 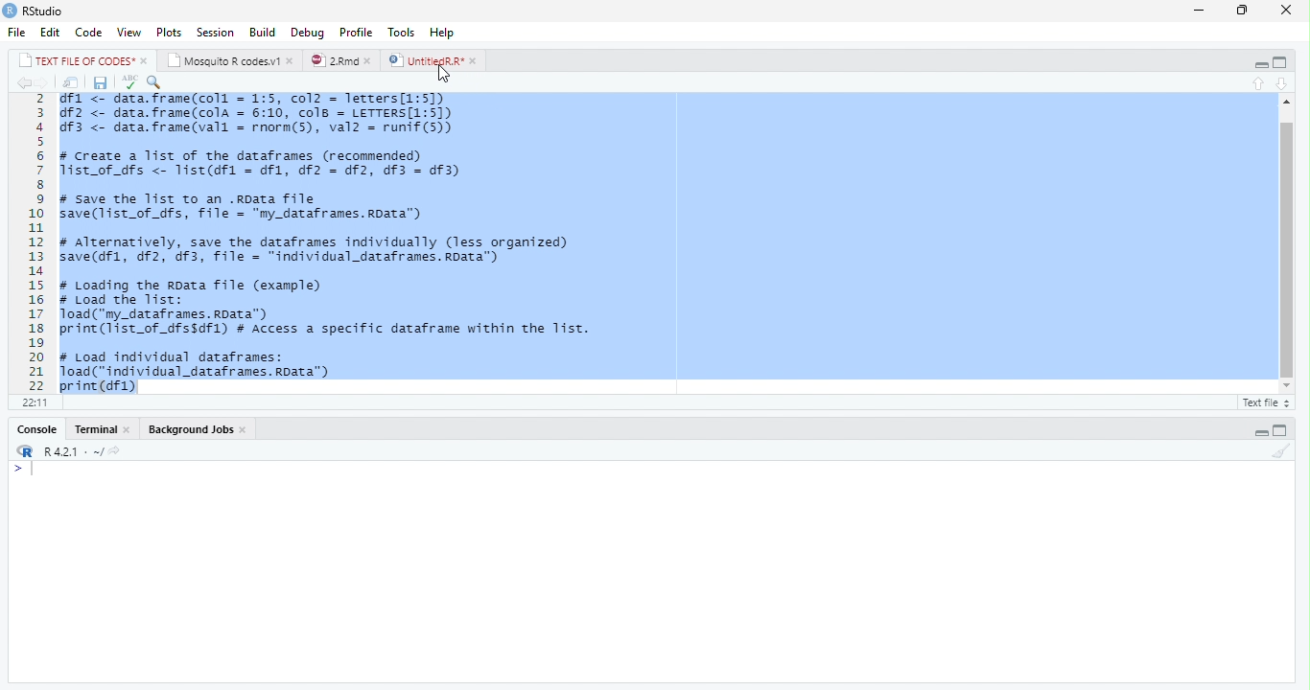 I want to click on Go to previous location, so click(x=21, y=82).